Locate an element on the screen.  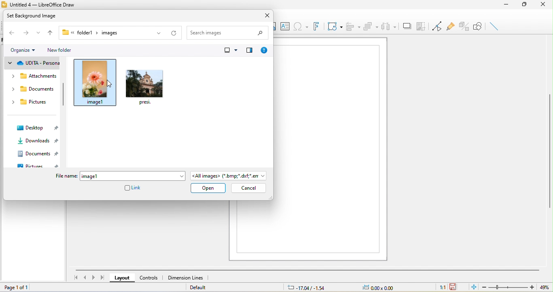
shadow is located at coordinates (407, 25).